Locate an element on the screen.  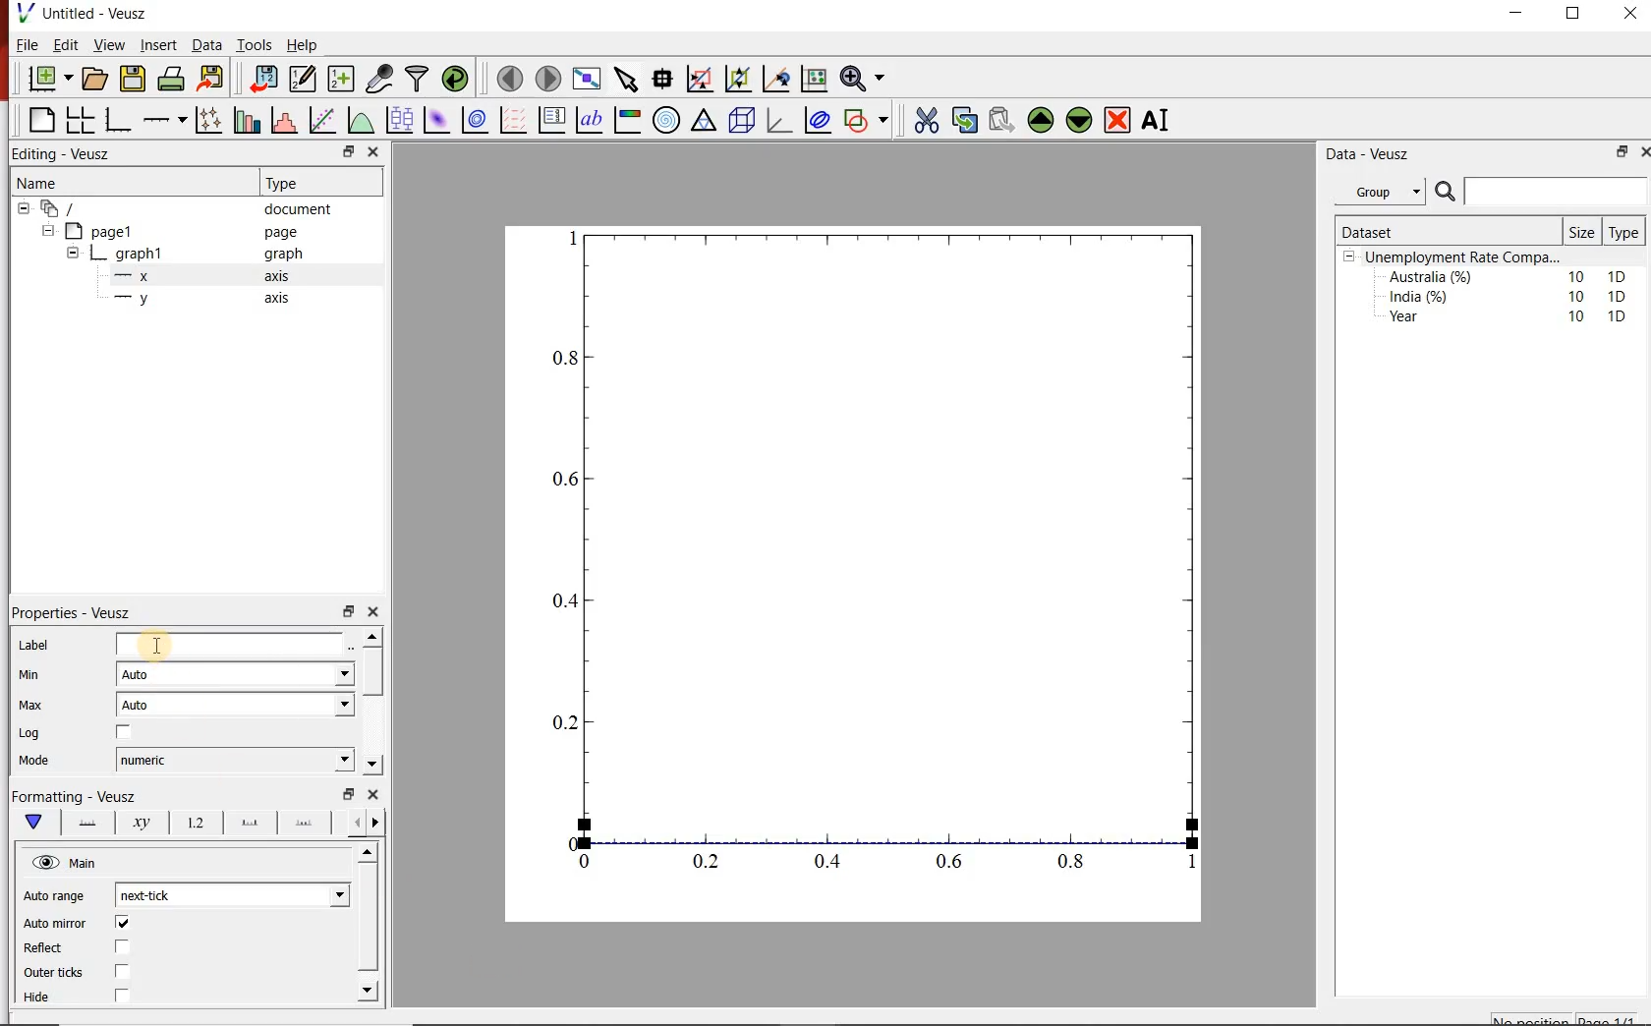
Min is located at coordinates (42, 676).